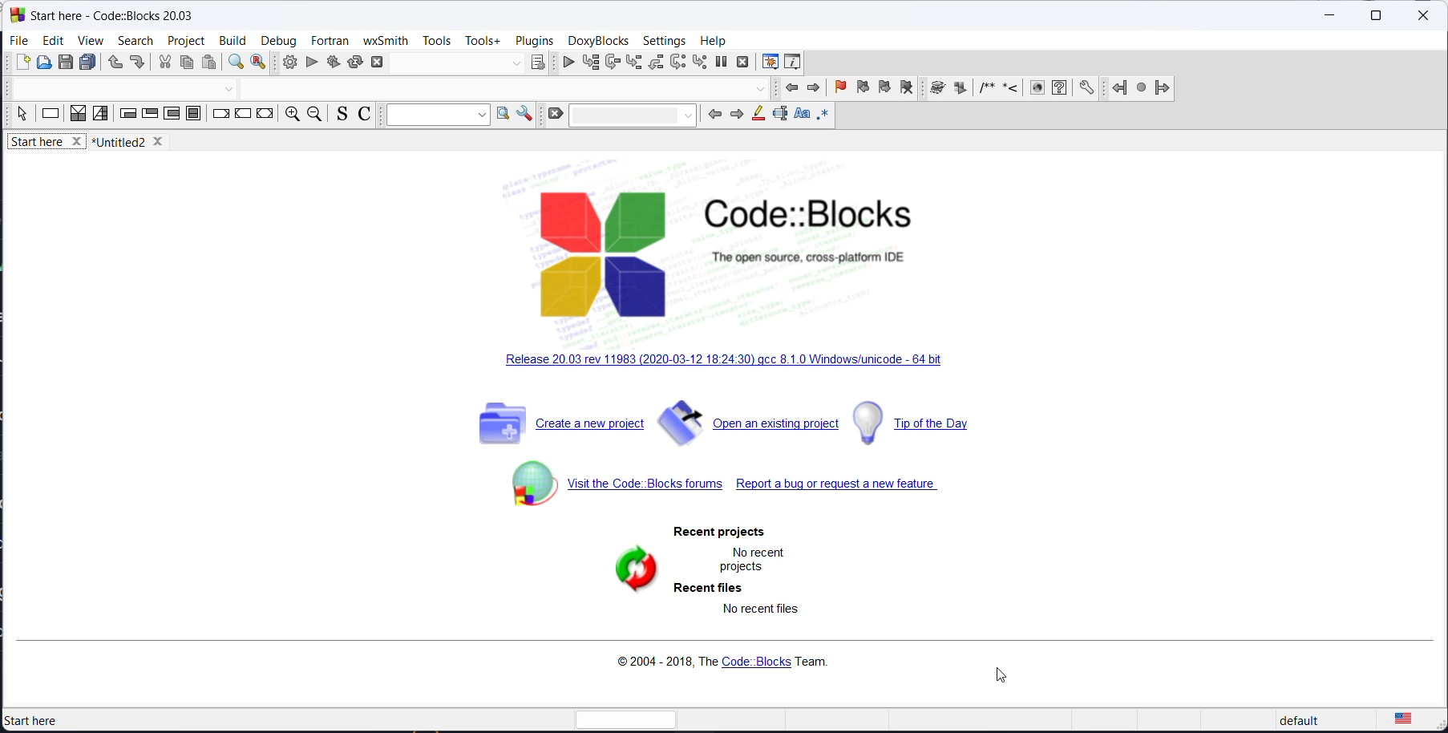 The height and width of the screenshot is (733, 1448). What do you see at coordinates (718, 663) in the screenshot?
I see `copyright` at bounding box center [718, 663].